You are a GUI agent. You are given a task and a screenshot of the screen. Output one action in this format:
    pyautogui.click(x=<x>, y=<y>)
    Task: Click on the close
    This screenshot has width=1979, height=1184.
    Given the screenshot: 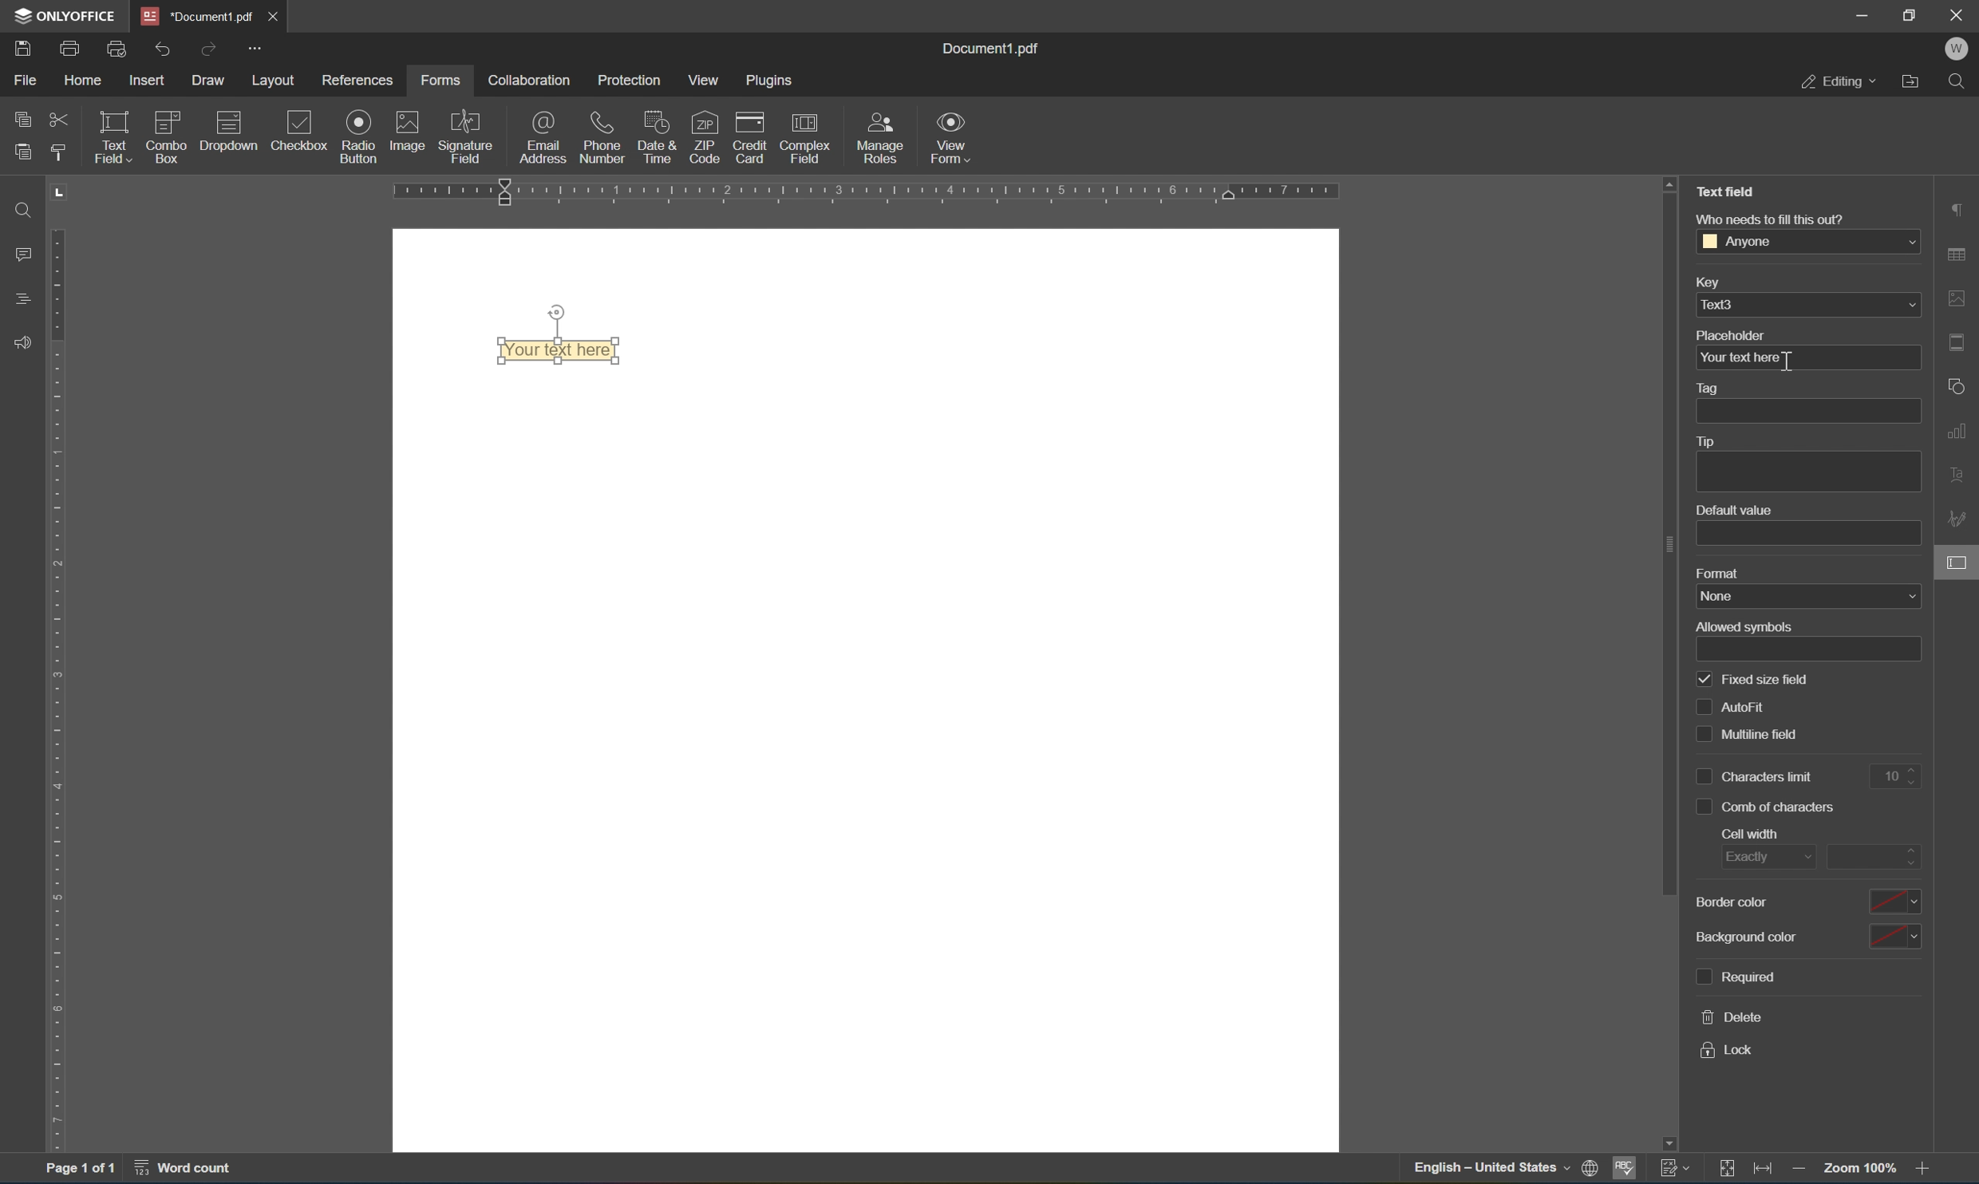 What is the action you would take?
    pyautogui.click(x=274, y=16)
    